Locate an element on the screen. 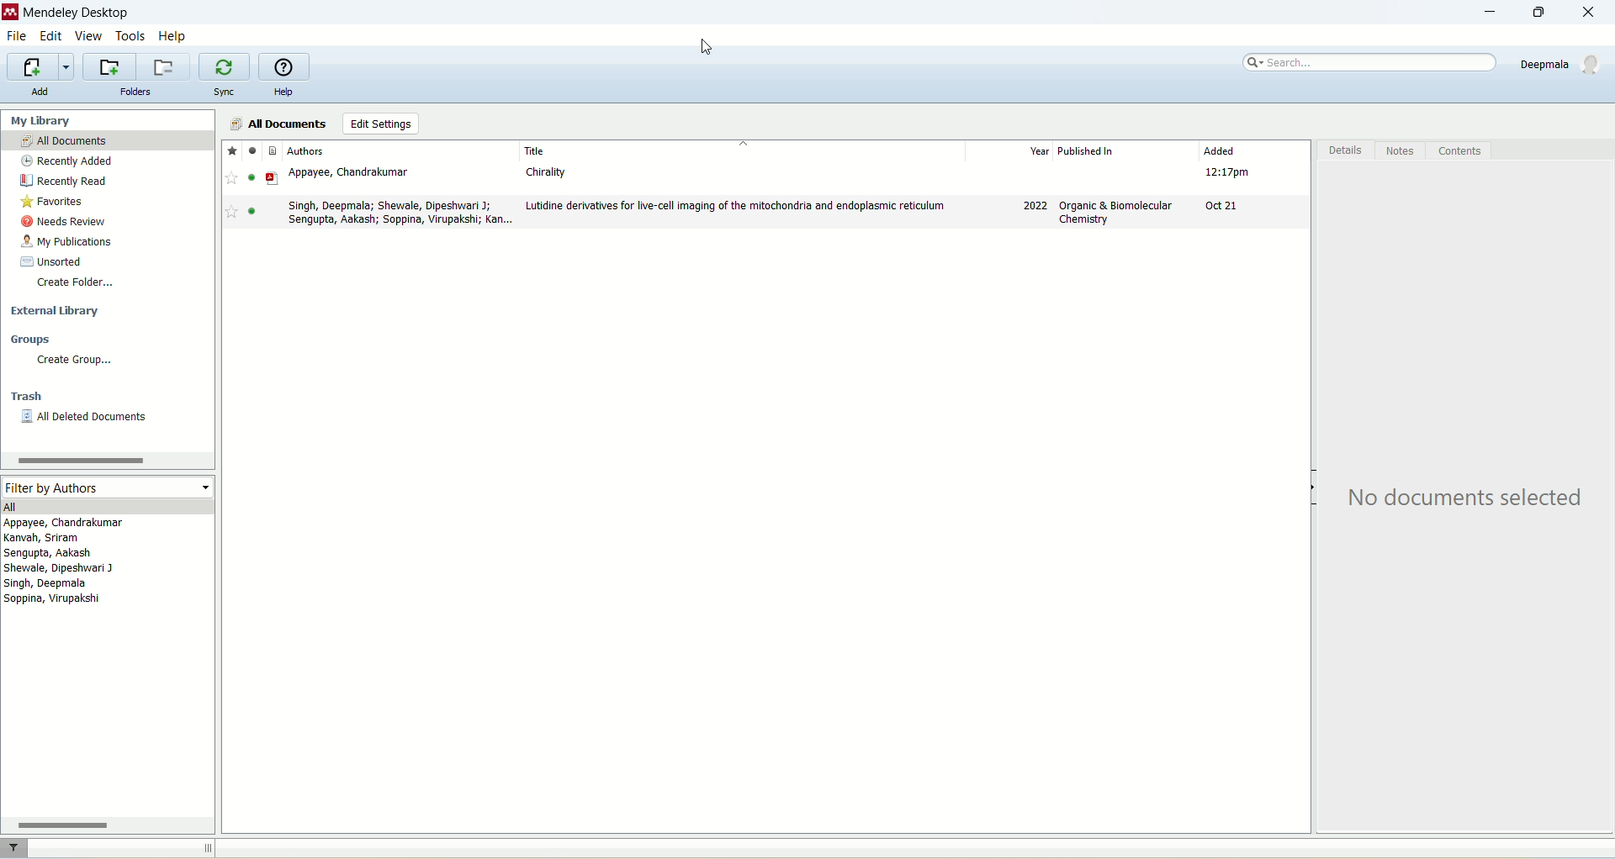 The width and height of the screenshot is (1615, 859). recently added is located at coordinates (73, 160).